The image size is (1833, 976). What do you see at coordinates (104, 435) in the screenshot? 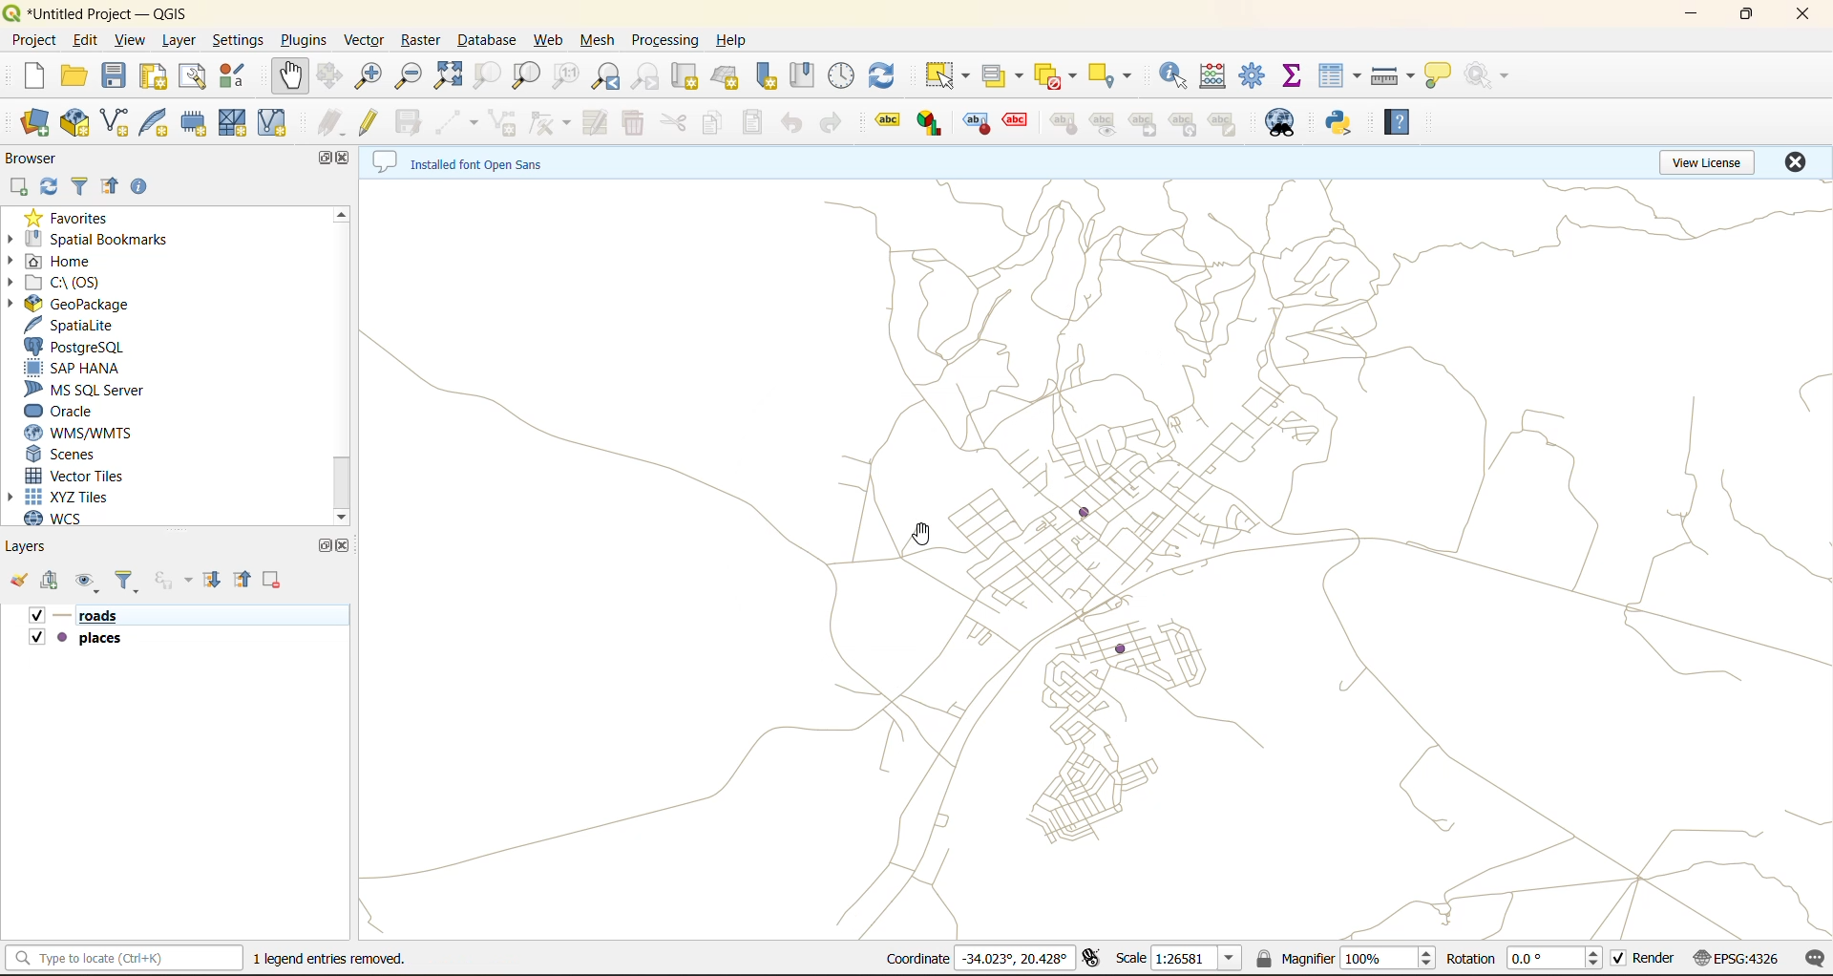
I see `wms` at bounding box center [104, 435].